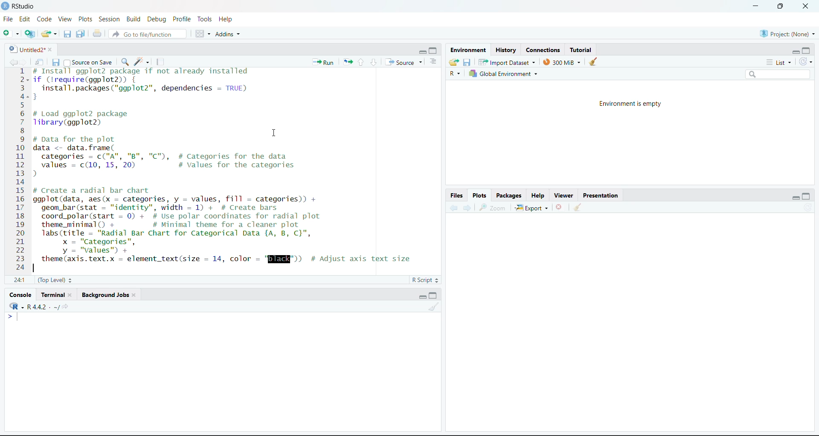 Image resolution: width=819 pixels, height=436 pixels. What do you see at coordinates (347, 62) in the screenshot?
I see `re run the previous code` at bounding box center [347, 62].